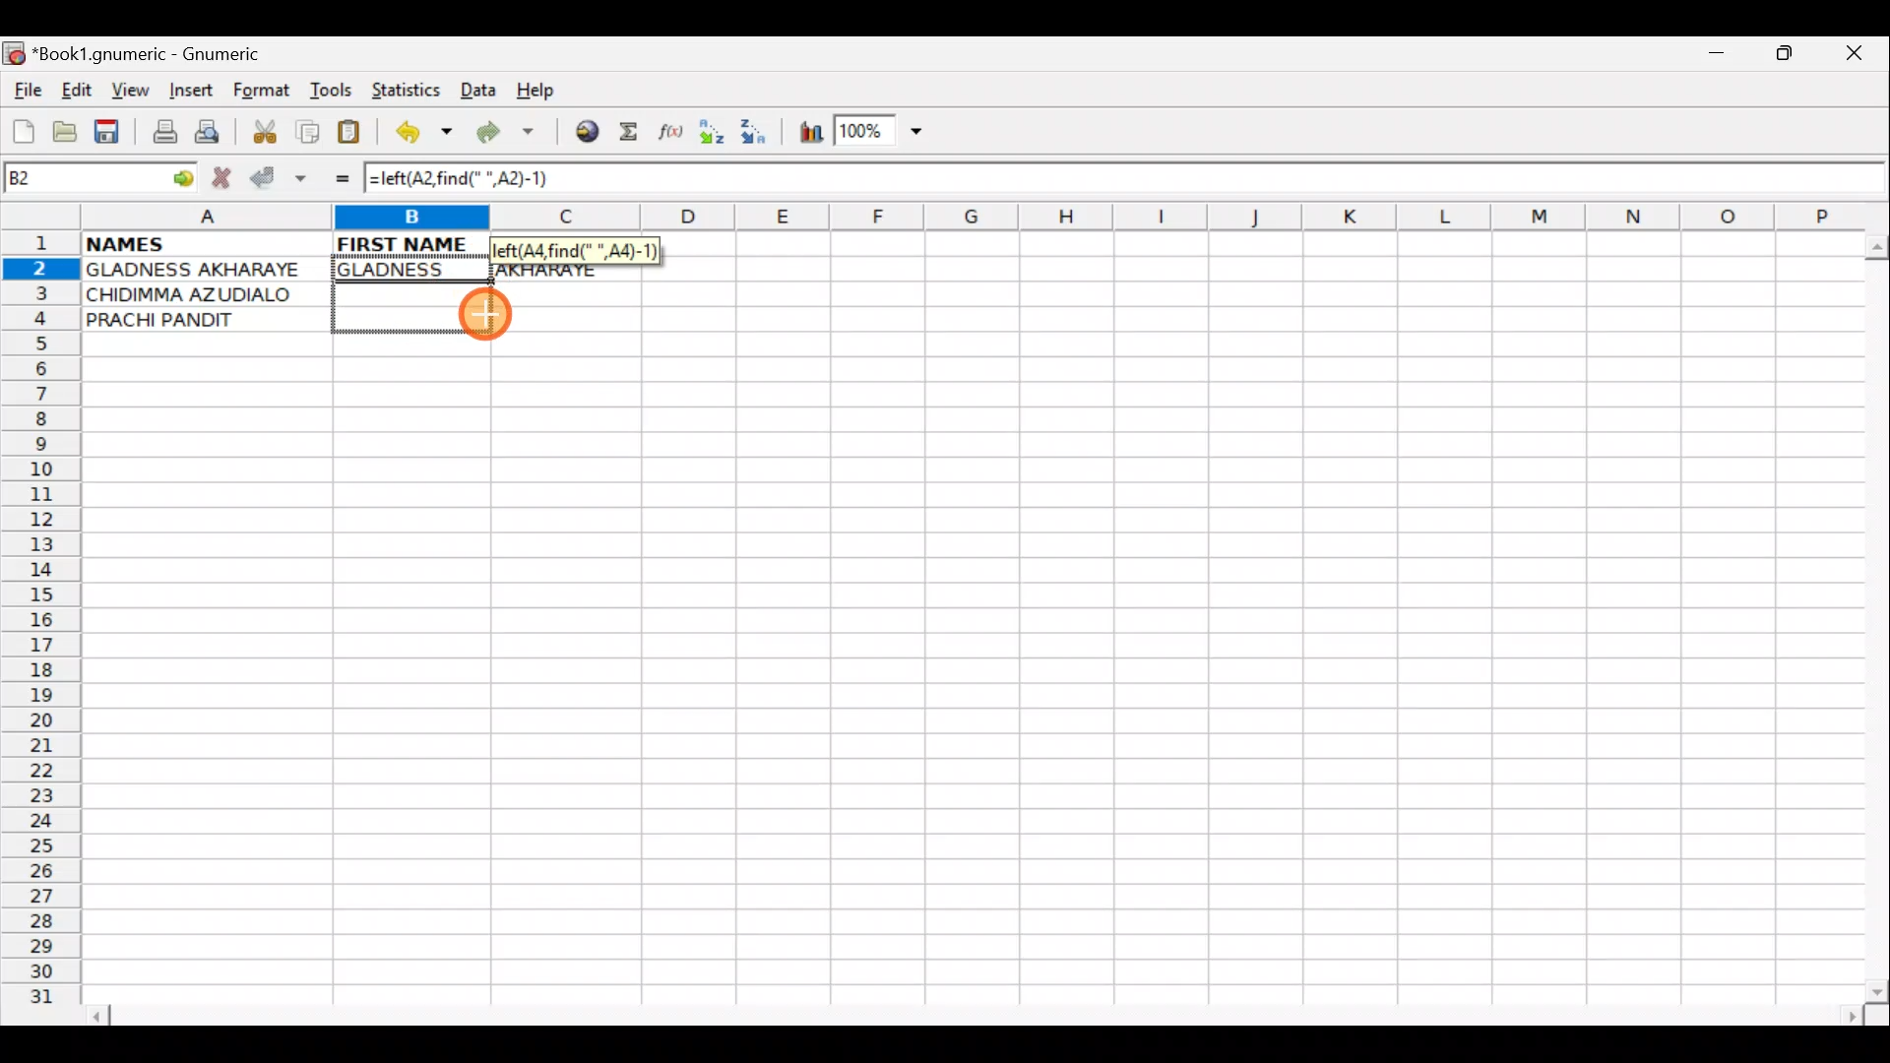 Image resolution: width=1890 pixels, height=1063 pixels. I want to click on Save current workbook, so click(111, 133).